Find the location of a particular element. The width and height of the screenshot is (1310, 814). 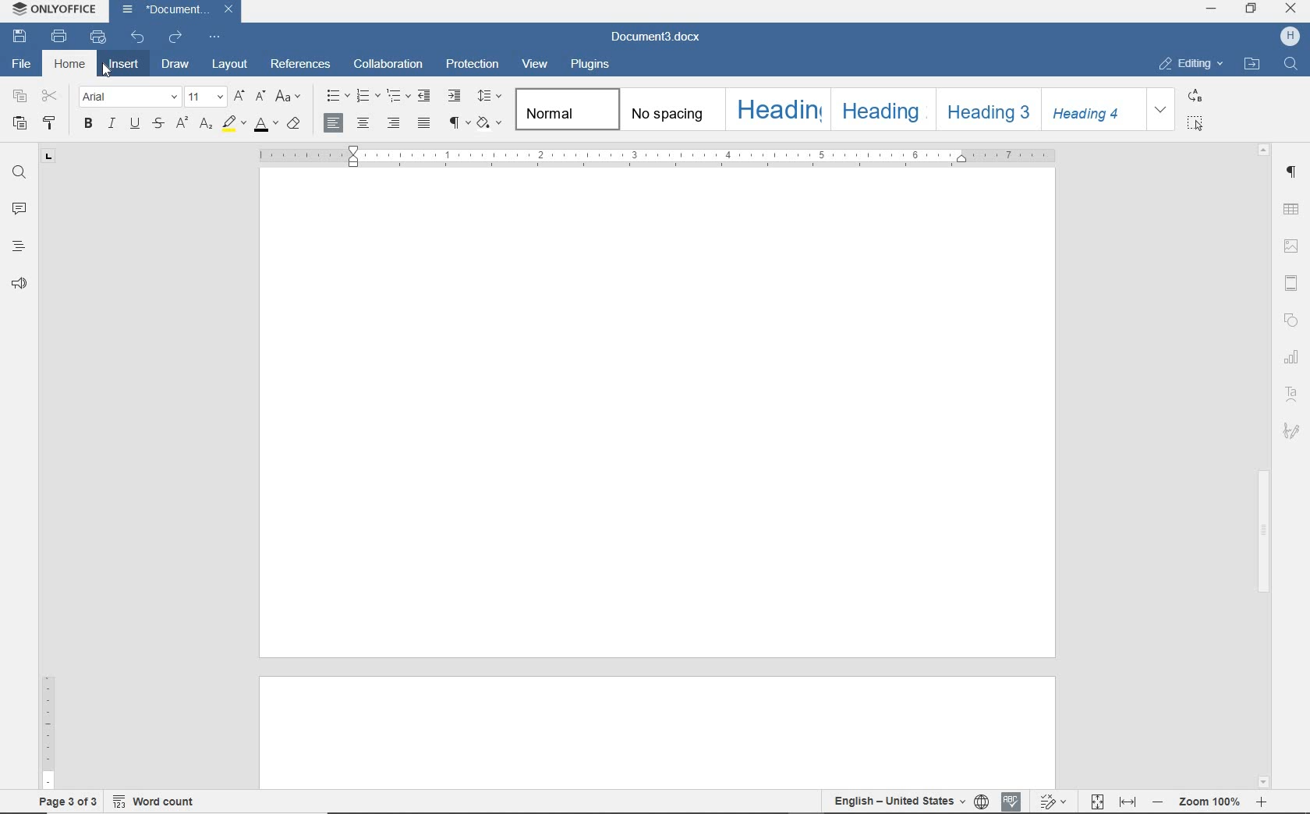

HEADING 3 is located at coordinates (988, 111).